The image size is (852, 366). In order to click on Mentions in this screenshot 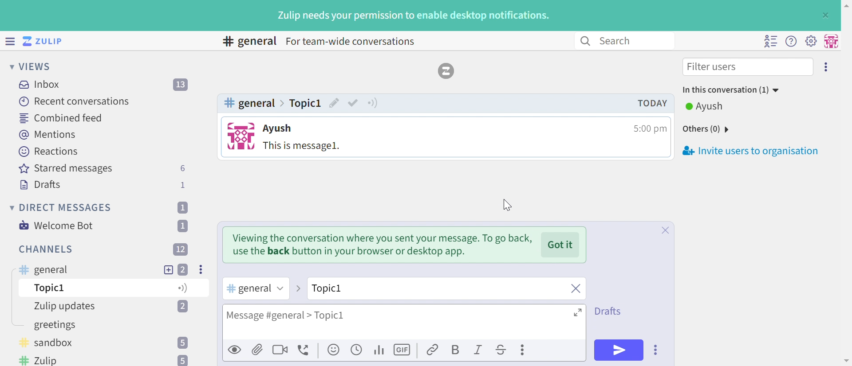, I will do `click(49, 135)`.